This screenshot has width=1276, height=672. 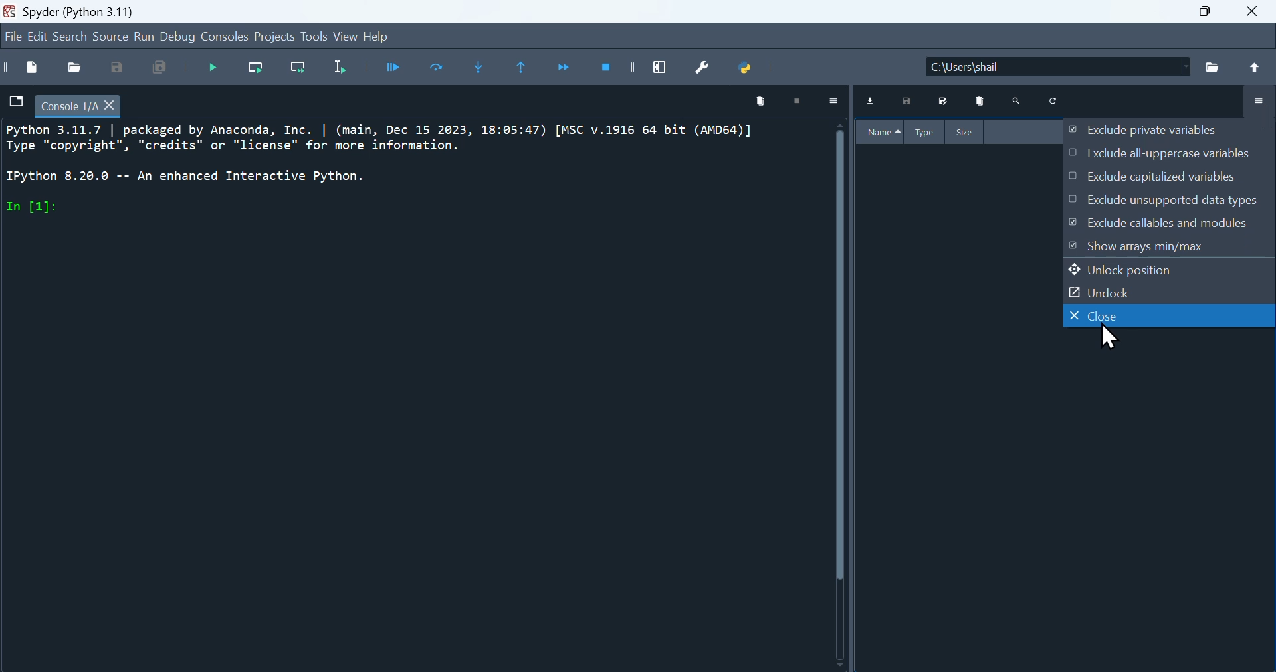 I want to click on Save as, so click(x=115, y=68).